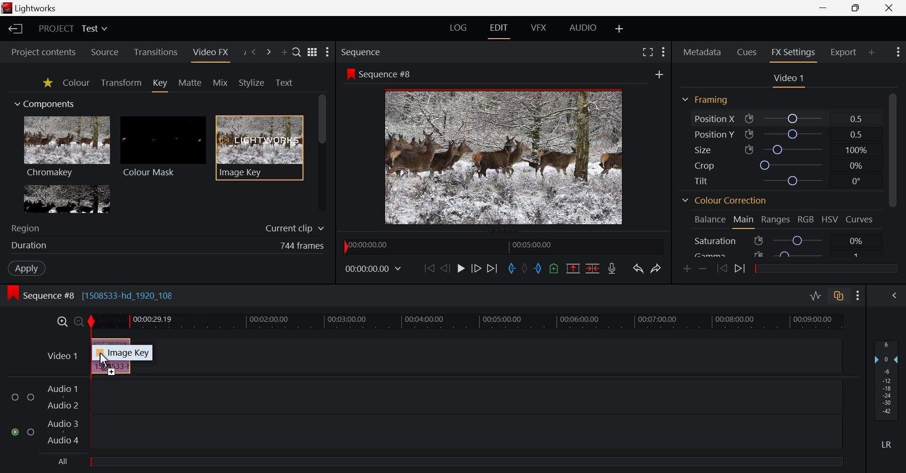 The width and height of the screenshot is (906, 473). I want to click on Show Audio Mix, so click(893, 295).